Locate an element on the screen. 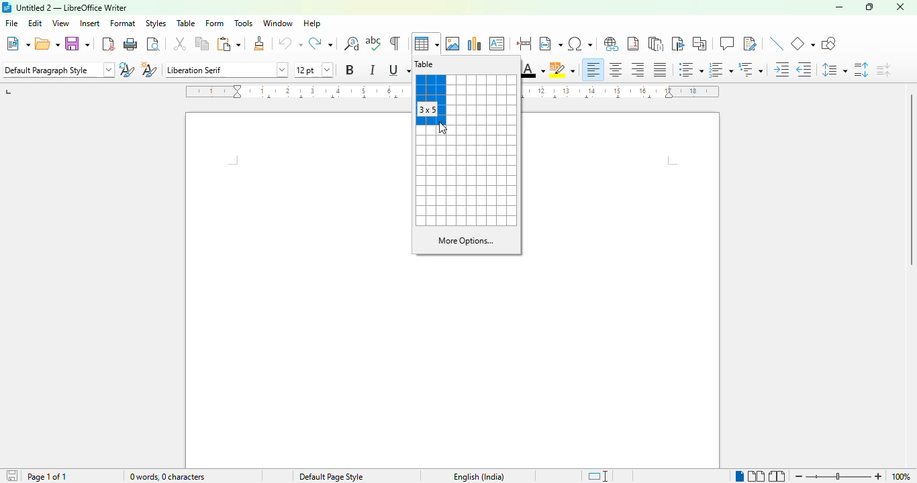 Image resolution: width=917 pixels, height=483 pixels. insert line is located at coordinates (778, 43).